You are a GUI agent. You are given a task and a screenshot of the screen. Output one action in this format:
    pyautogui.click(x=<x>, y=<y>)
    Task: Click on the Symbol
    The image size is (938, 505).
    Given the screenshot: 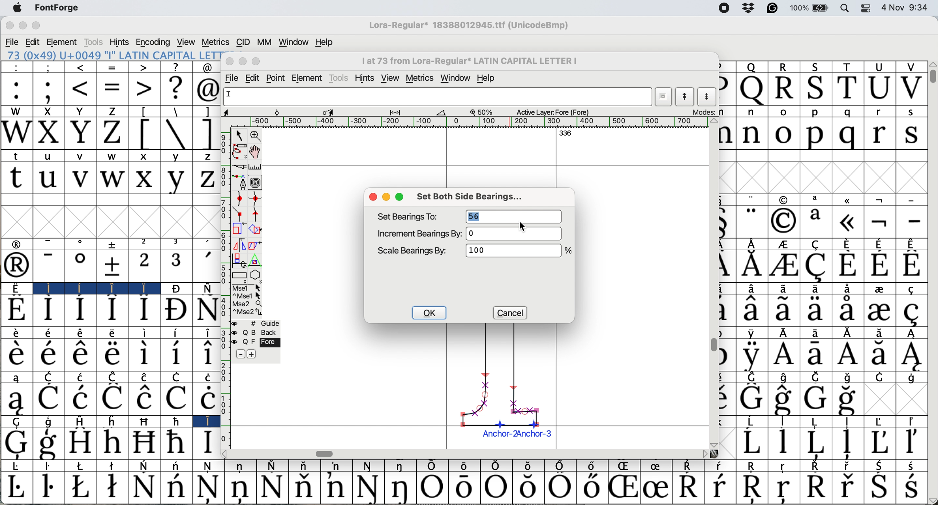 What is the action you would take?
    pyautogui.click(x=785, y=466)
    